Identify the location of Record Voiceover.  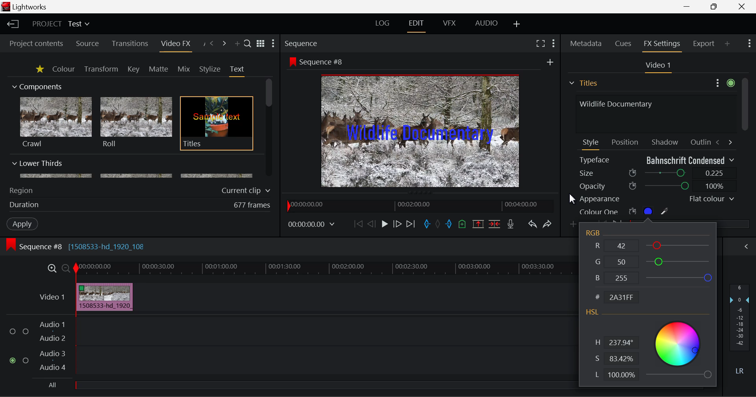
(511, 226).